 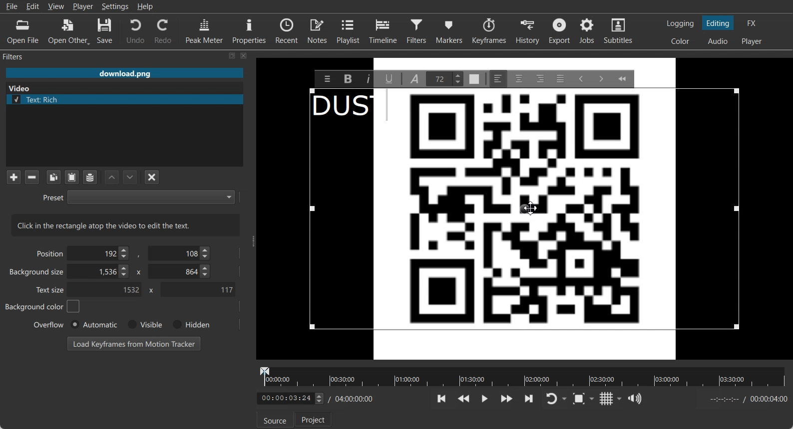 What do you see at coordinates (93, 324) in the screenshot?
I see `Automatic` at bounding box center [93, 324].